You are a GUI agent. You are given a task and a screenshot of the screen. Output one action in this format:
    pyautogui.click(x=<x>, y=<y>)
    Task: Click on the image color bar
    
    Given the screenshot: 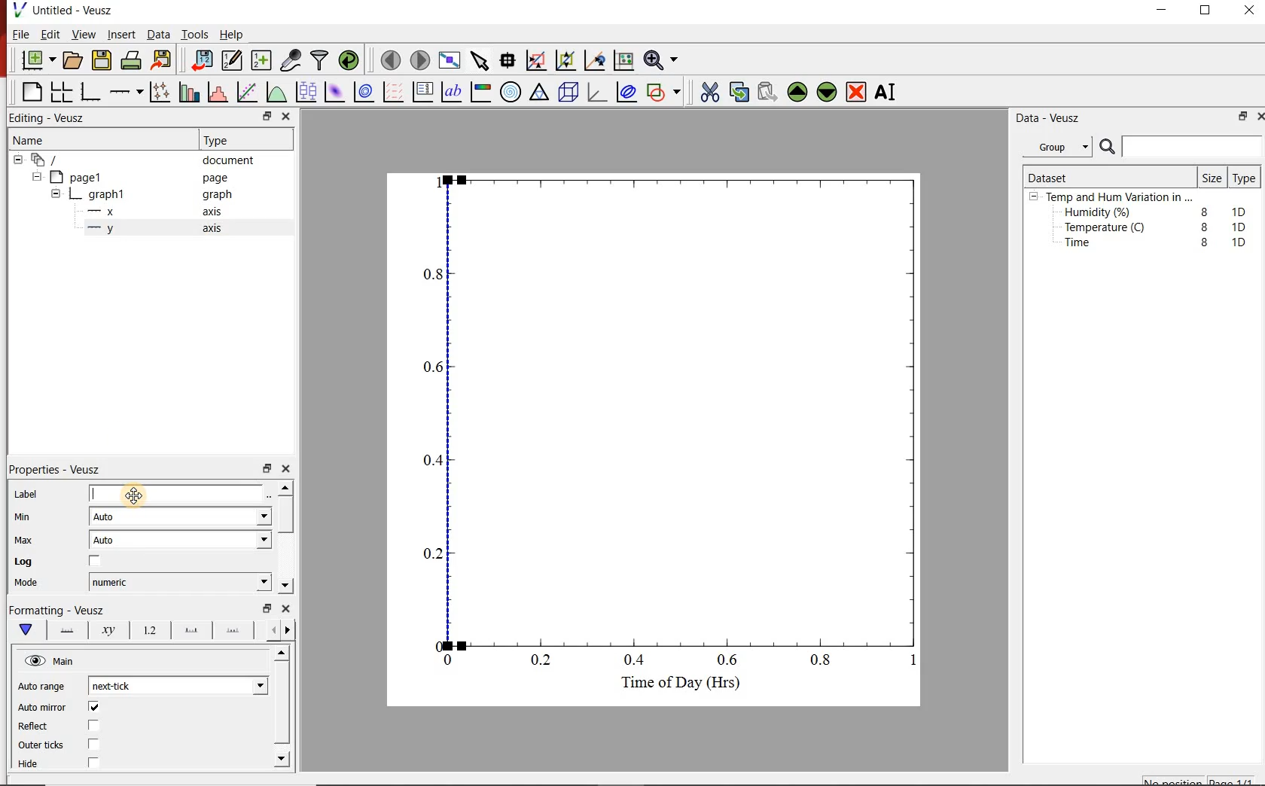 What is the action you would take?
    pyautogui.click(x=483, y=92)
    